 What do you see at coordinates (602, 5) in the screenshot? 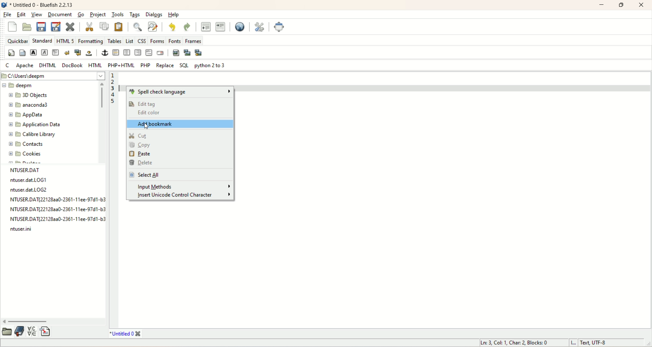
I see `minimize` at bounding box center [602, 5].